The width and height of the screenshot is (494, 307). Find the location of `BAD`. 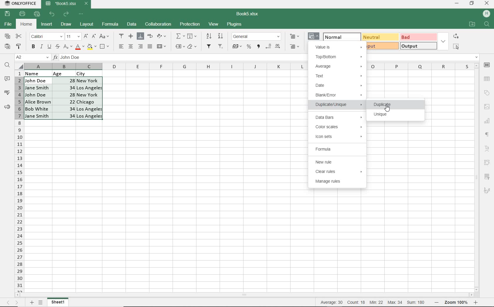

BAD is located at coordinates (418, 37).